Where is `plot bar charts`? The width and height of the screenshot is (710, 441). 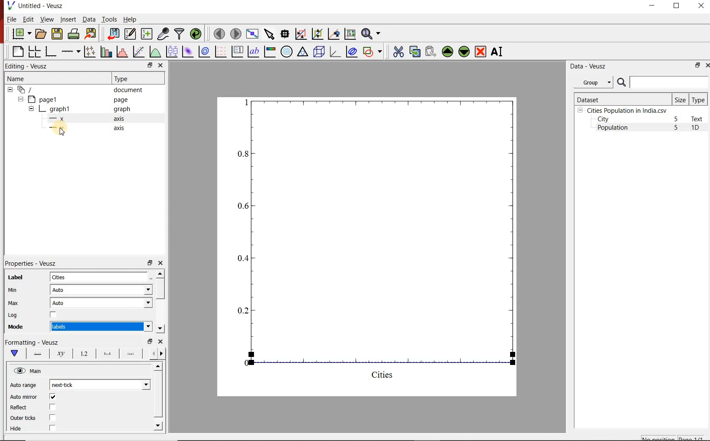
plot bar charts is located at coordinates (105, 52).